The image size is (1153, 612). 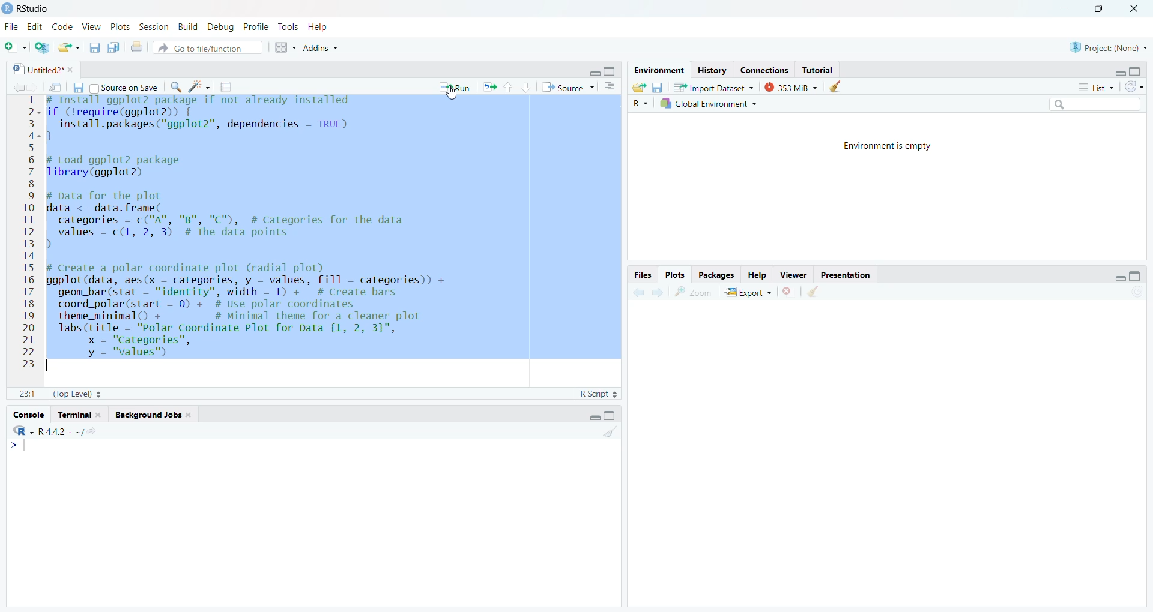 What do you see at coordinates (210, 49) in the screenshot?
I see ` Goto file/function` at bounding box center [210, 49].